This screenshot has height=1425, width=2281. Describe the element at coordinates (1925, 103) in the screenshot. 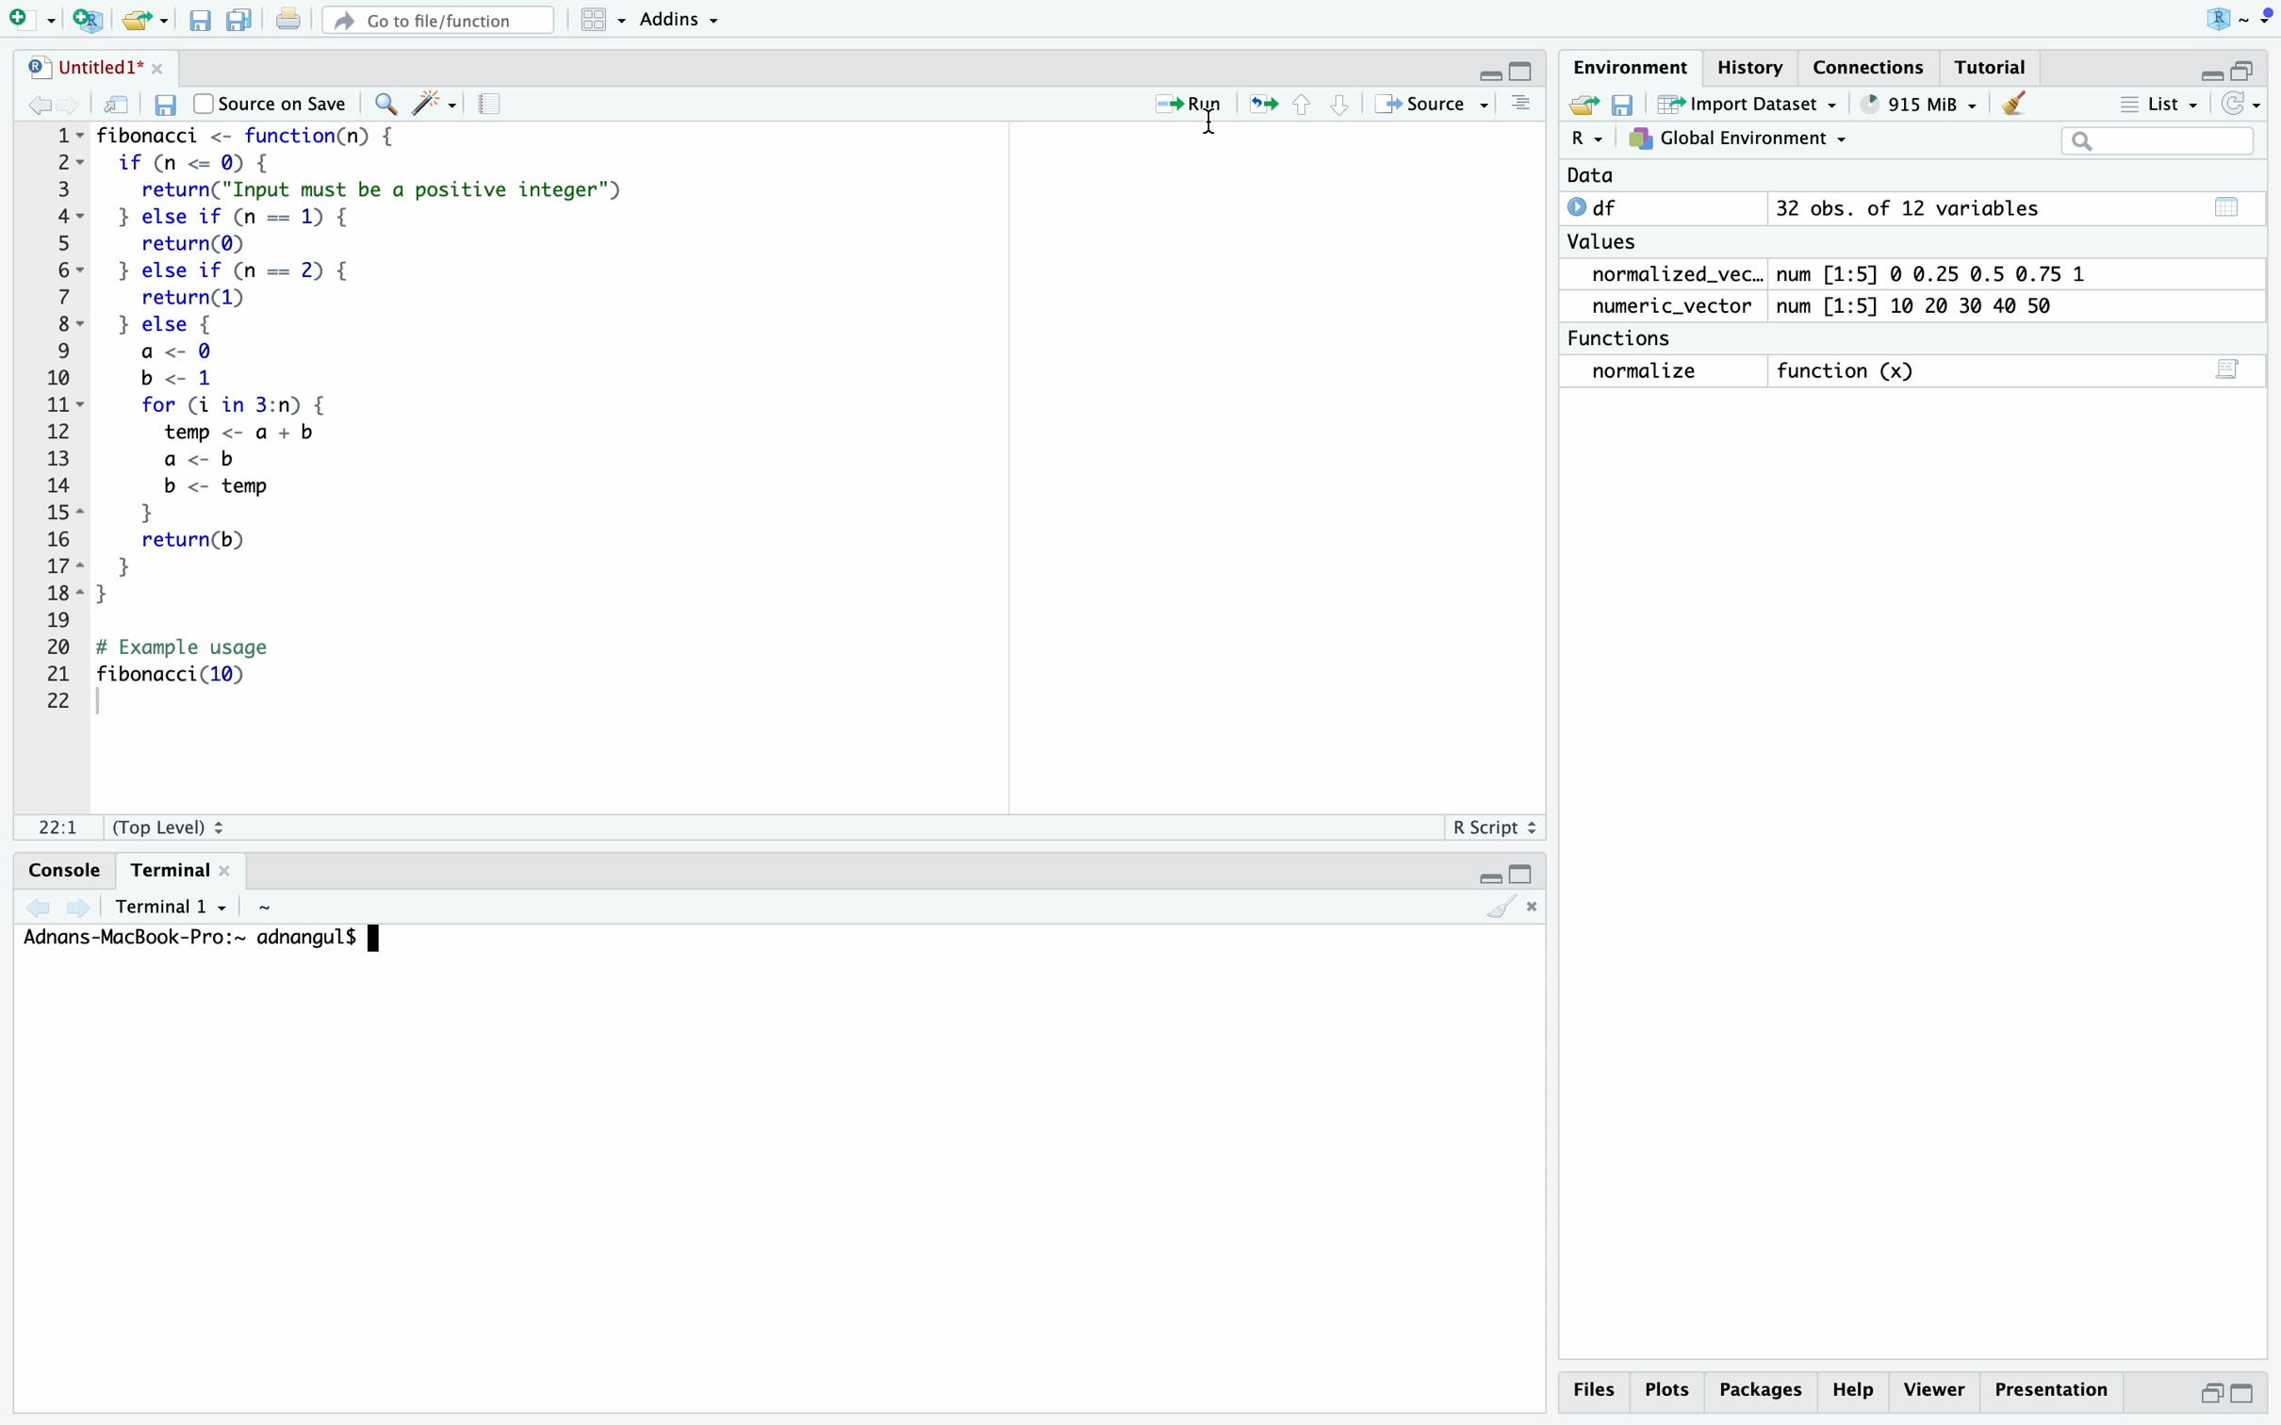

I see `264 MiB` at that location.